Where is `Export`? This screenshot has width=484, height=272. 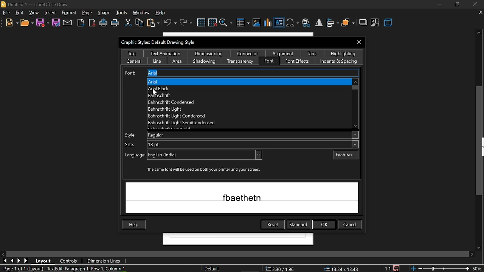
Export is located at coordinates (81, 22).